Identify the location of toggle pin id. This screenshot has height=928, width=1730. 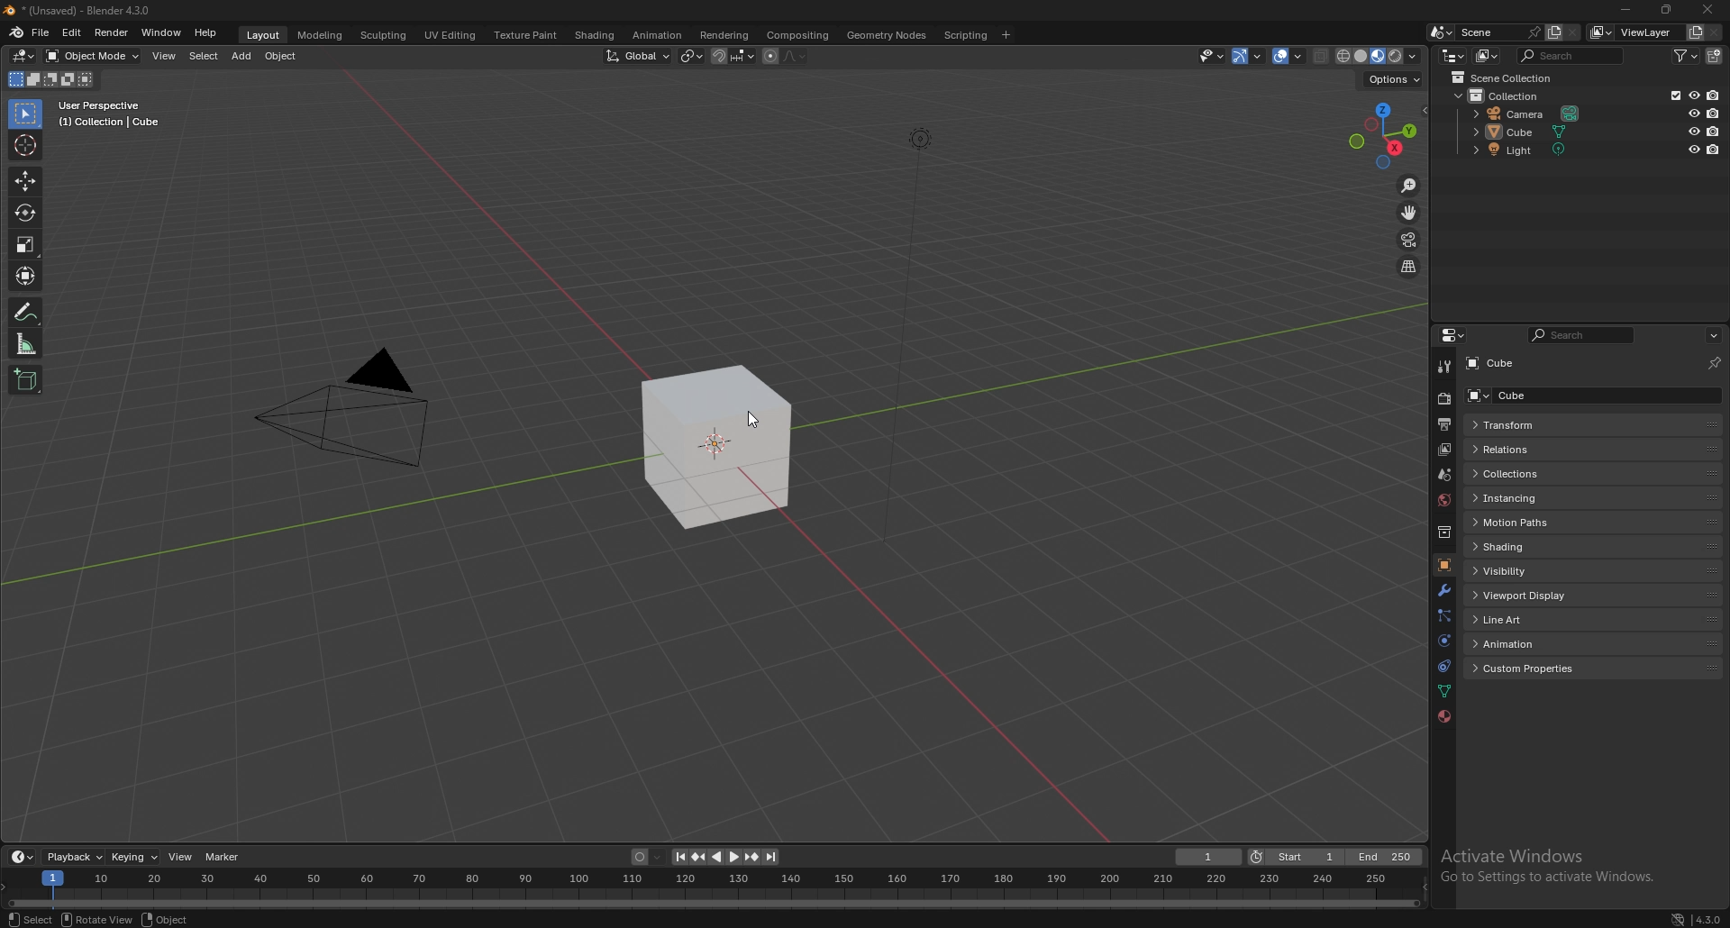
(1716, 361).